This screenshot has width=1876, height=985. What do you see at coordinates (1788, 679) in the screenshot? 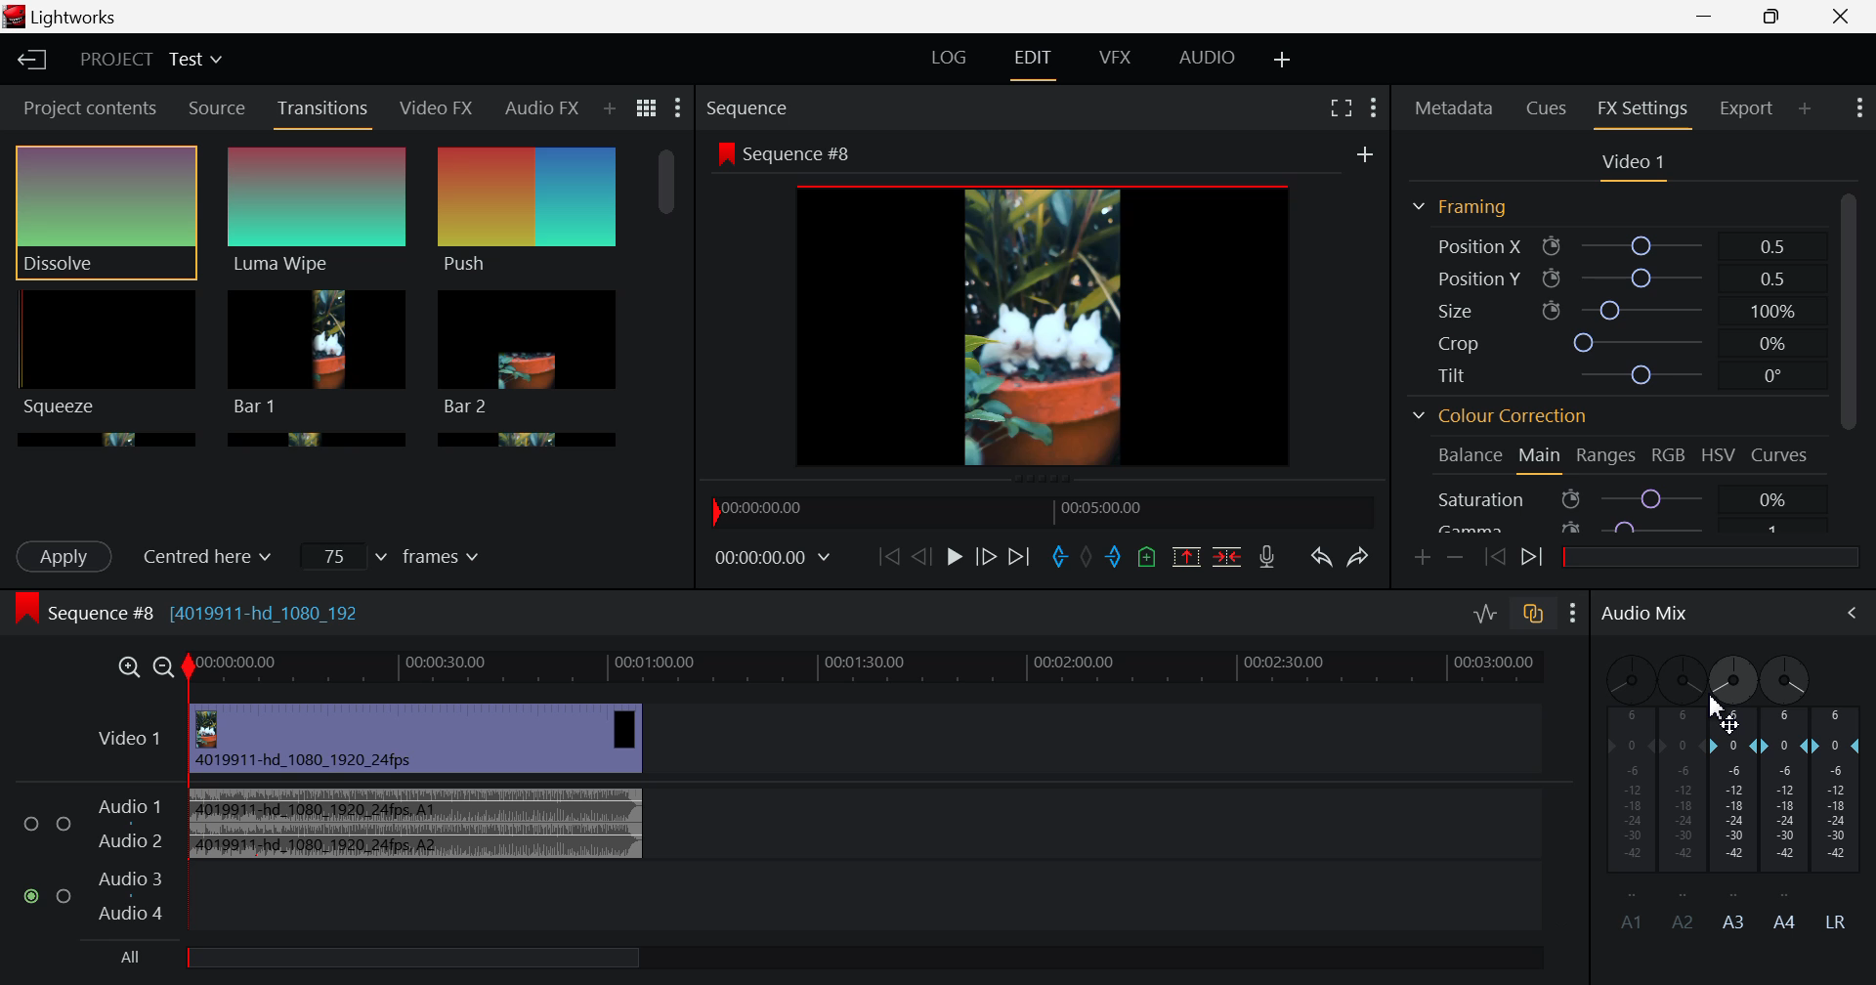
I see `A4 Channel Adjust Pan` at bounding box center [1788, 679].